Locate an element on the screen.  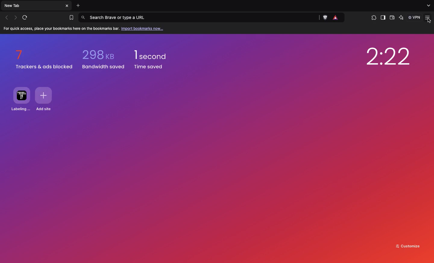
Import bookmarks now is located at coordinates (143, 29).